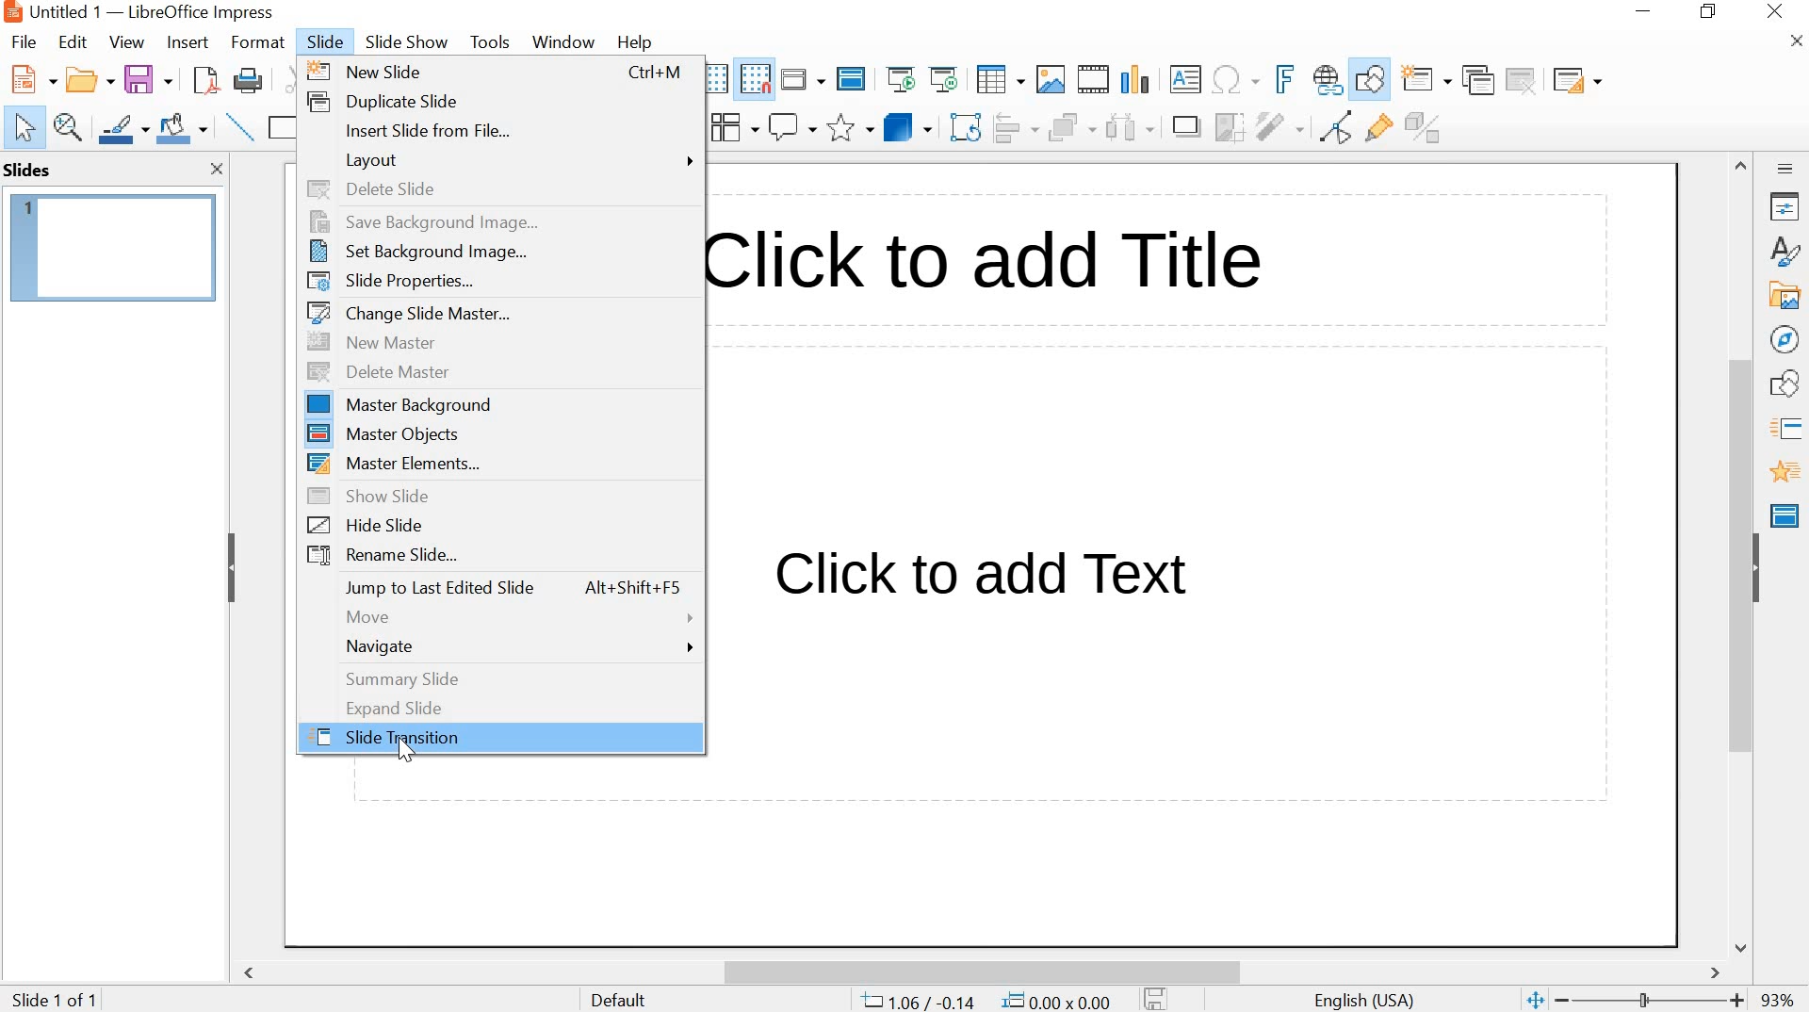  I want to click on callout shapes, so click(791, 127).